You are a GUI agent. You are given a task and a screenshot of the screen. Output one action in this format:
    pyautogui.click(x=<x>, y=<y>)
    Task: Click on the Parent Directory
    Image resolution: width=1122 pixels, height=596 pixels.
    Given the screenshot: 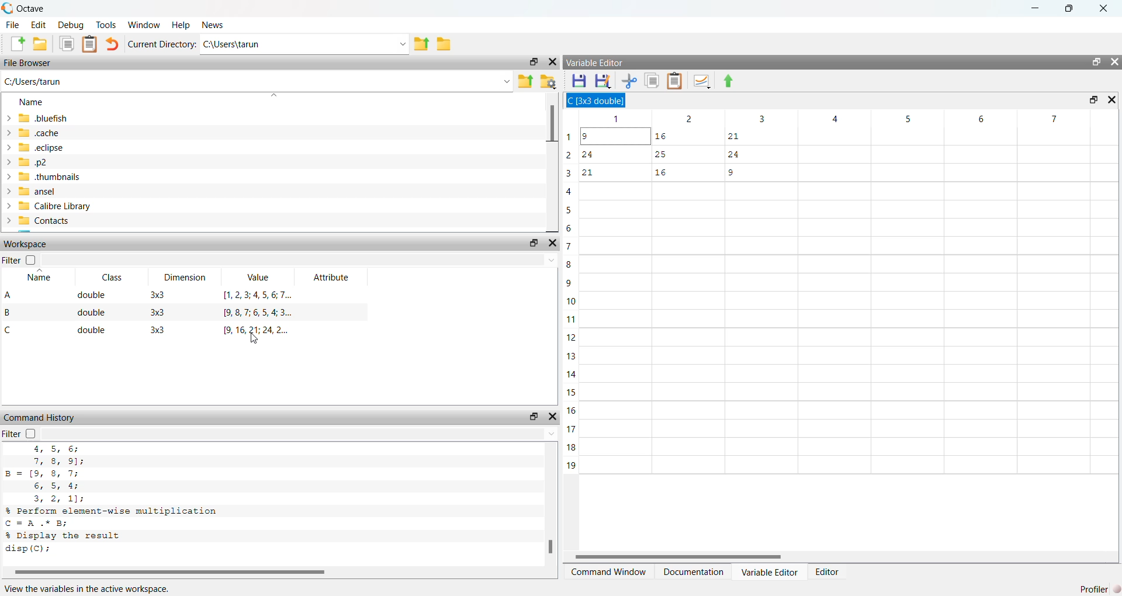 What is the action you would take?
    pyautogui.click(x=421, y=44)
    